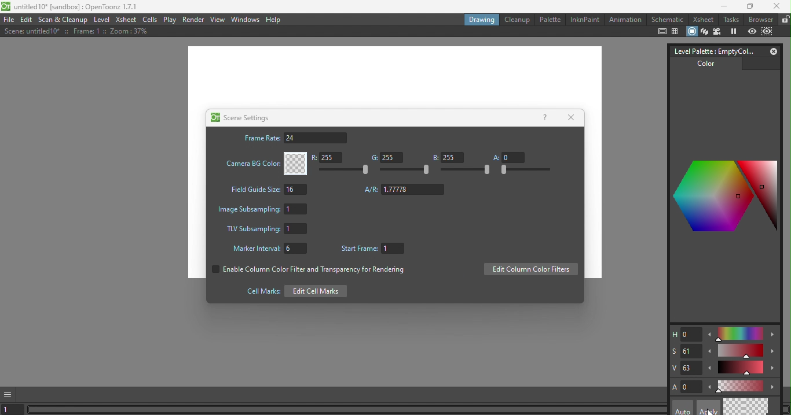 The height and width of the screenshot is (415, 791). What do you see at coordinates (266, 250) in the screenshot?
I see `Marker Interval` at bounding box center [266, 250].